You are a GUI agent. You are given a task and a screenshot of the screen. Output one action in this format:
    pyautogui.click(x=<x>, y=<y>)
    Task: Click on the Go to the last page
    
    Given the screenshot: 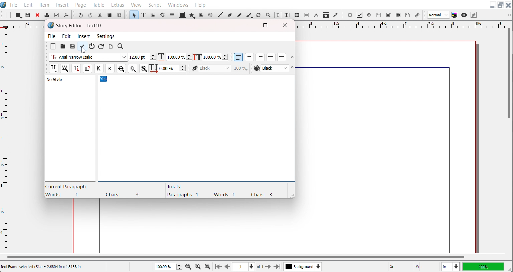 What is the action you would take?
    pyautogui.click(x=277, y=267)
    